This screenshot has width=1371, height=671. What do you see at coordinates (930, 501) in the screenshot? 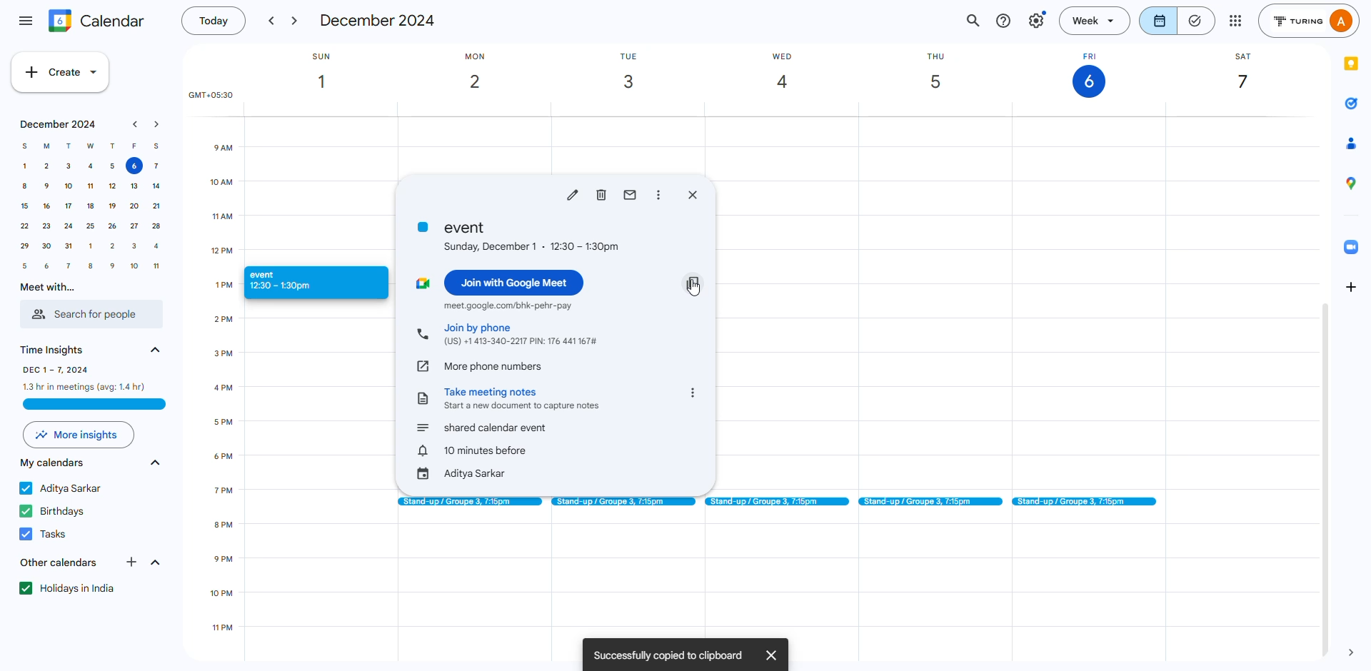
I see `meetings` at bounding box center [930, 501].